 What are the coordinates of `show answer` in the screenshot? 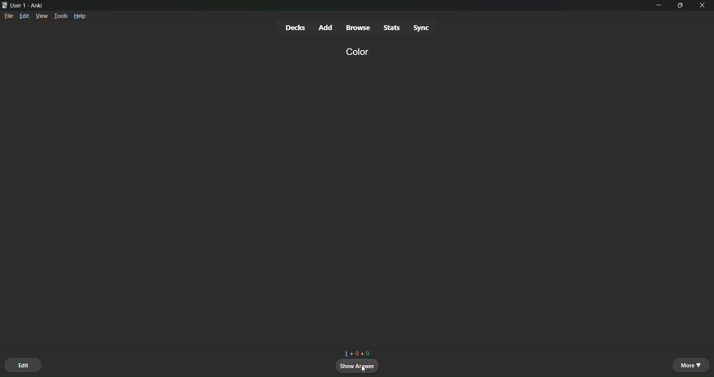 It's located at (358, 367).